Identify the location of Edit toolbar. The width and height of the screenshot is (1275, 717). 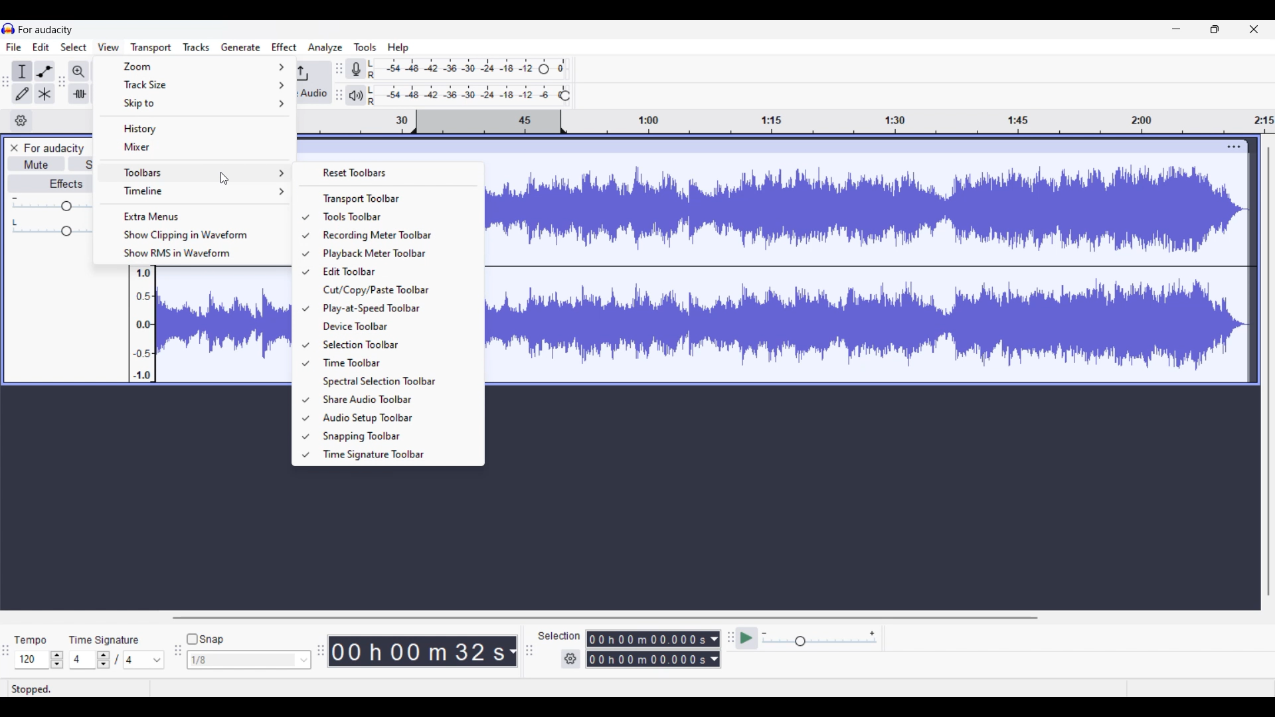
(394, 272).